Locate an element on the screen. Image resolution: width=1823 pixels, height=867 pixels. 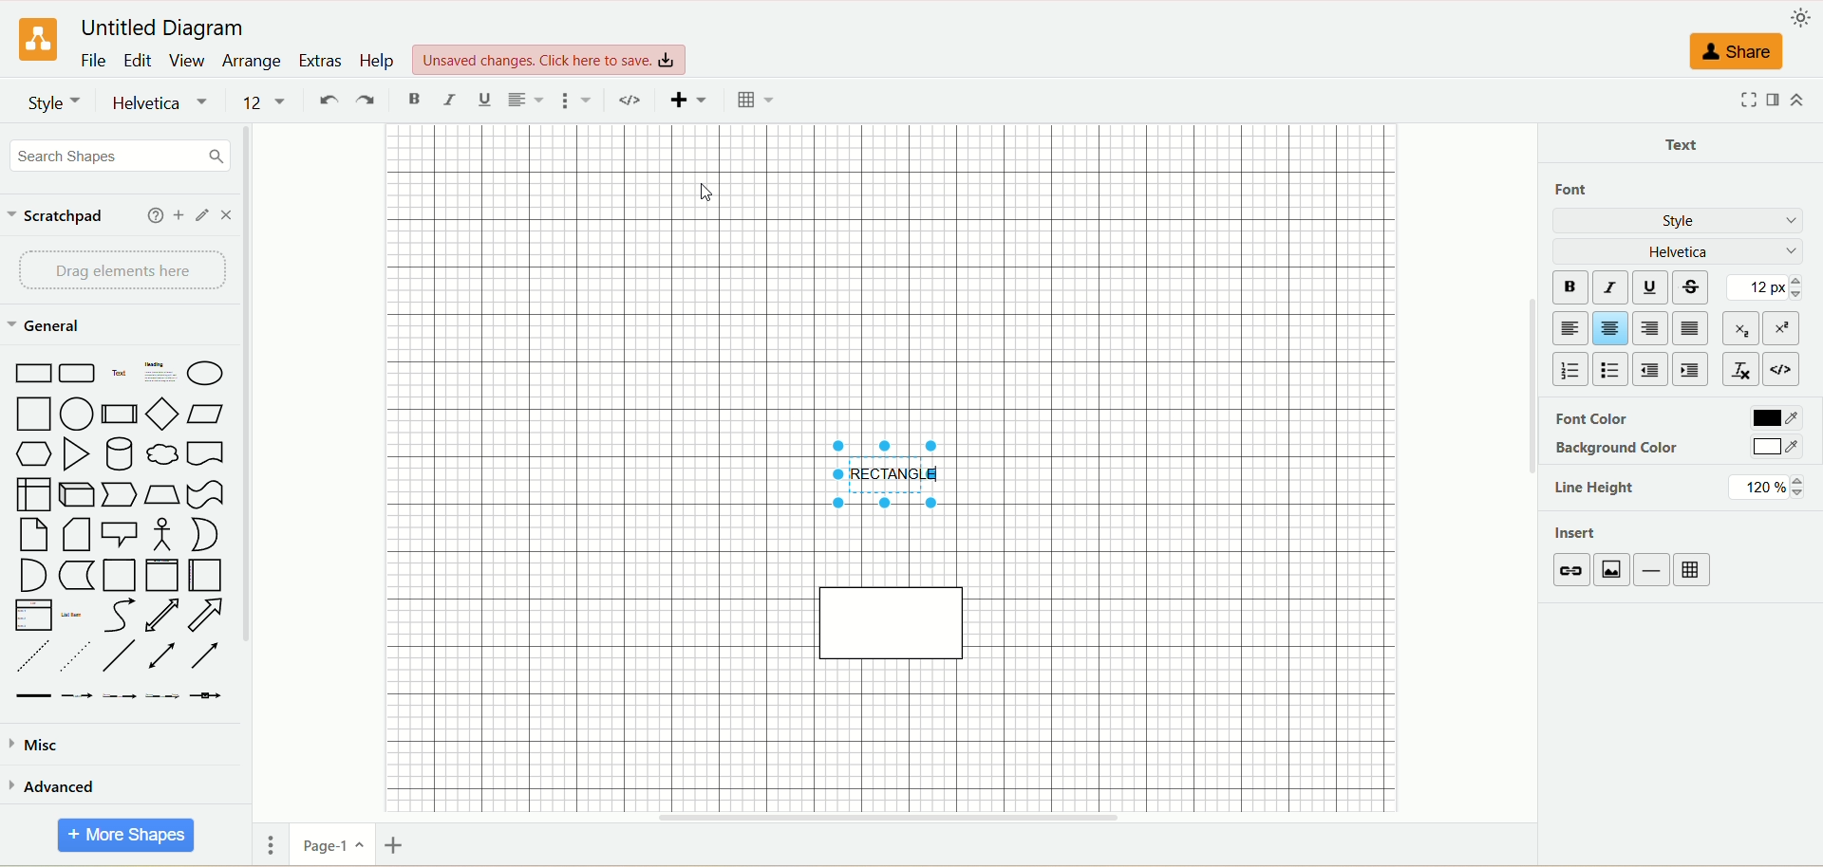
arrange is located at coordinates (252, 62).